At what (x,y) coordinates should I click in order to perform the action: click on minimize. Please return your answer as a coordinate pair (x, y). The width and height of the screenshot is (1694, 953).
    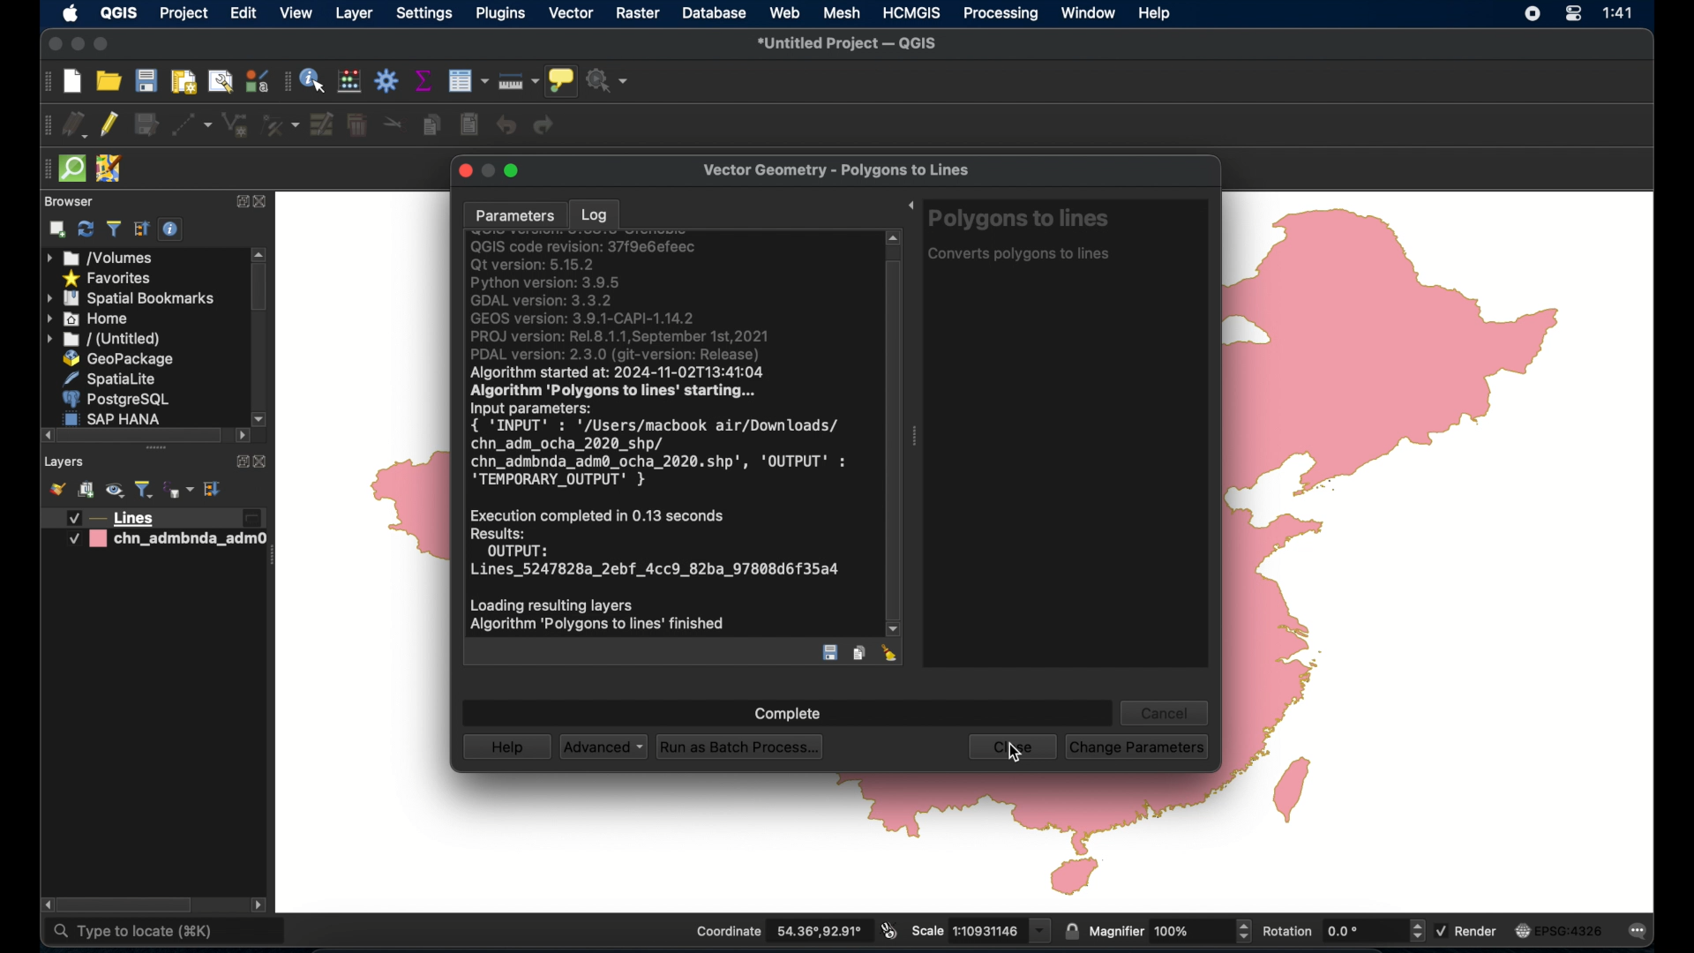
    Looking at the image, I should click on (79, 45).